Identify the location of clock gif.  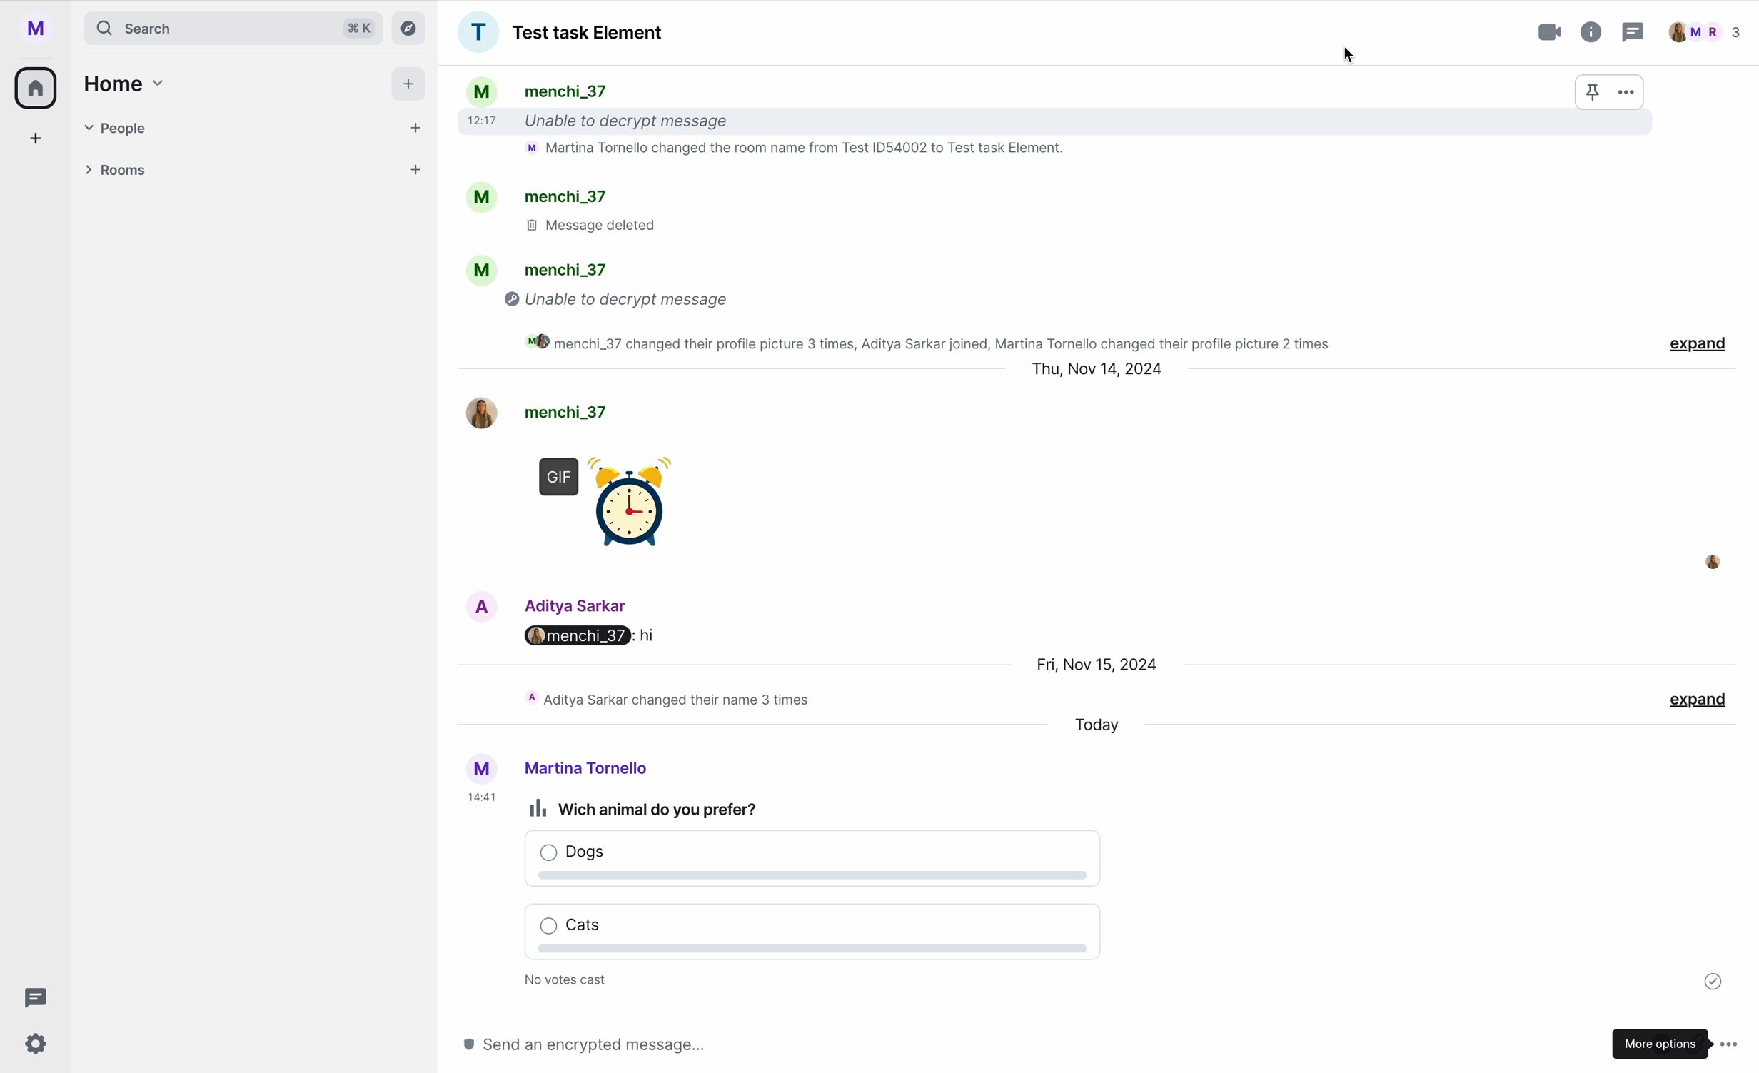
(610, 507).